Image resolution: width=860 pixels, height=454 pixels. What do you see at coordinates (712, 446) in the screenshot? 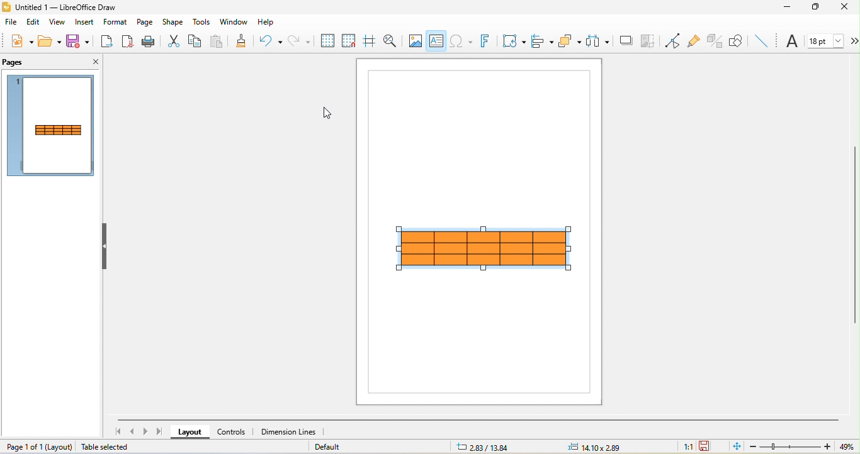
I see `the document has not been modified since the last save` at bounding box center [712, 446].